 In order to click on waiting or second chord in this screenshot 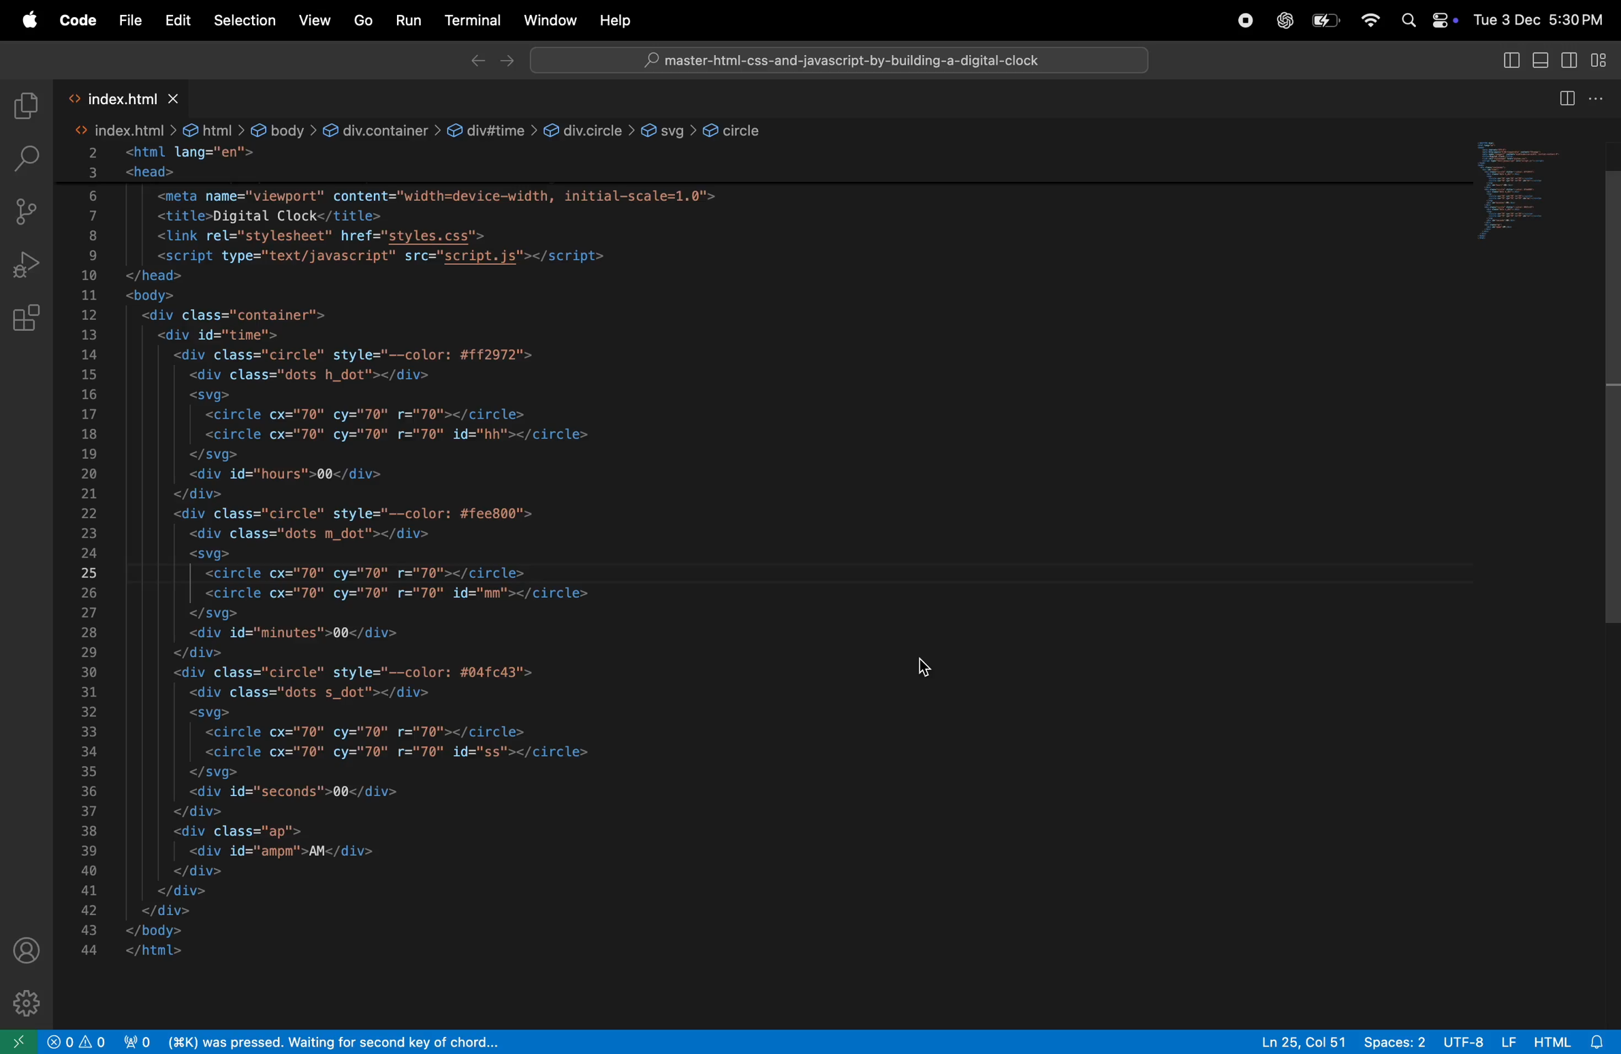, I will do `click(398, 1042)`.